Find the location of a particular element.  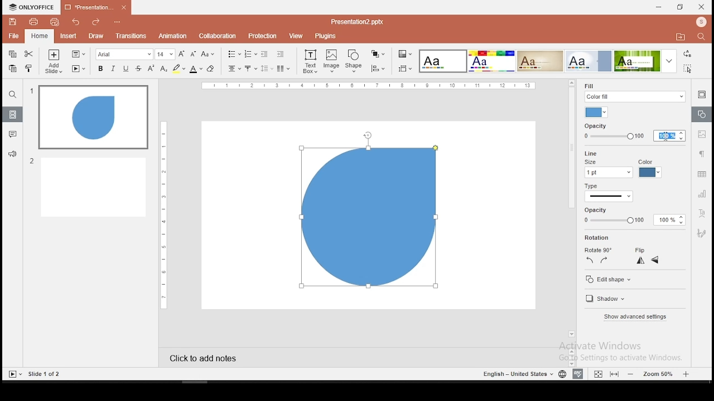

horizontal align is located at coordinates (233, 70).